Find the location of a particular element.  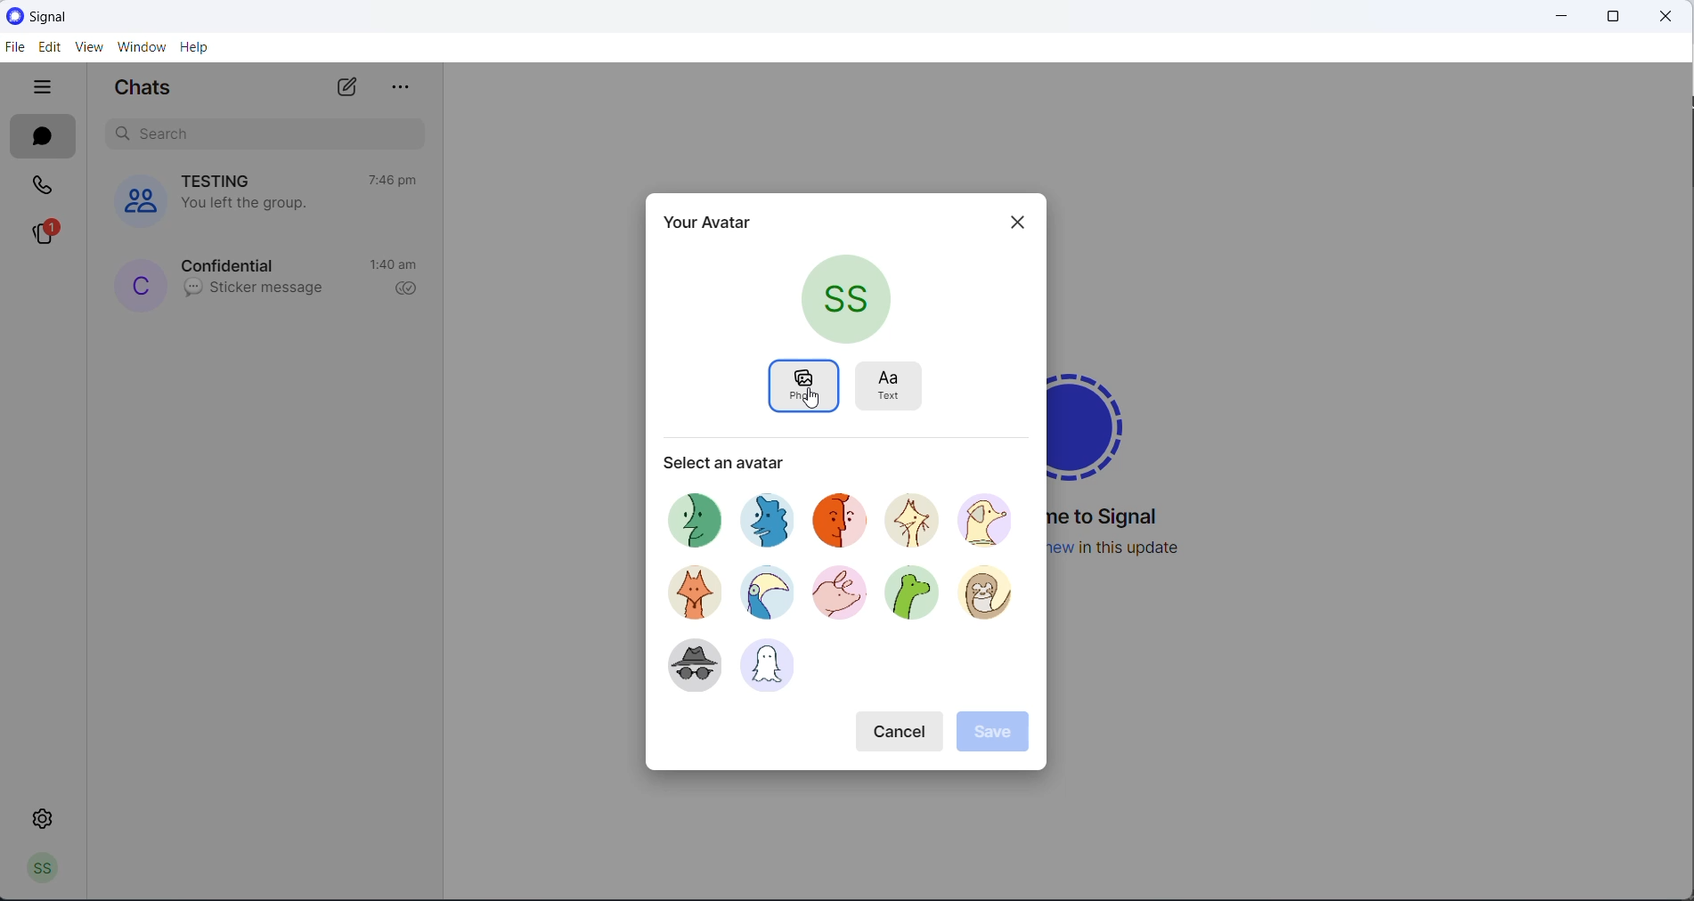

close tabs is located at coordinates (44, 89).